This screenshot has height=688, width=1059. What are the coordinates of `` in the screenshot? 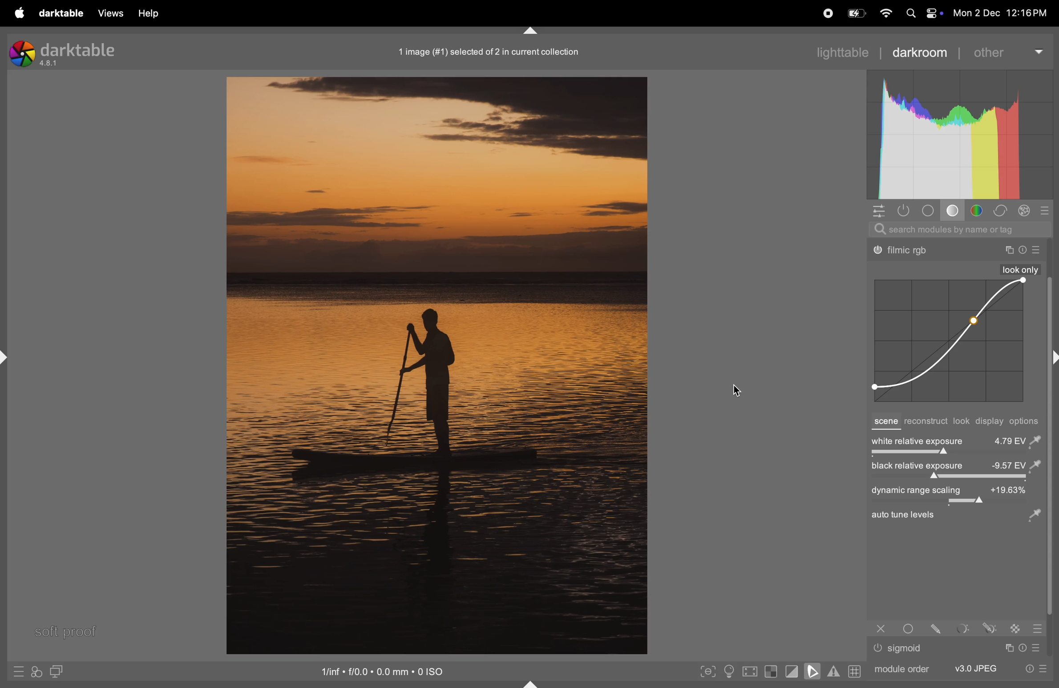 It's located at (437, 367).